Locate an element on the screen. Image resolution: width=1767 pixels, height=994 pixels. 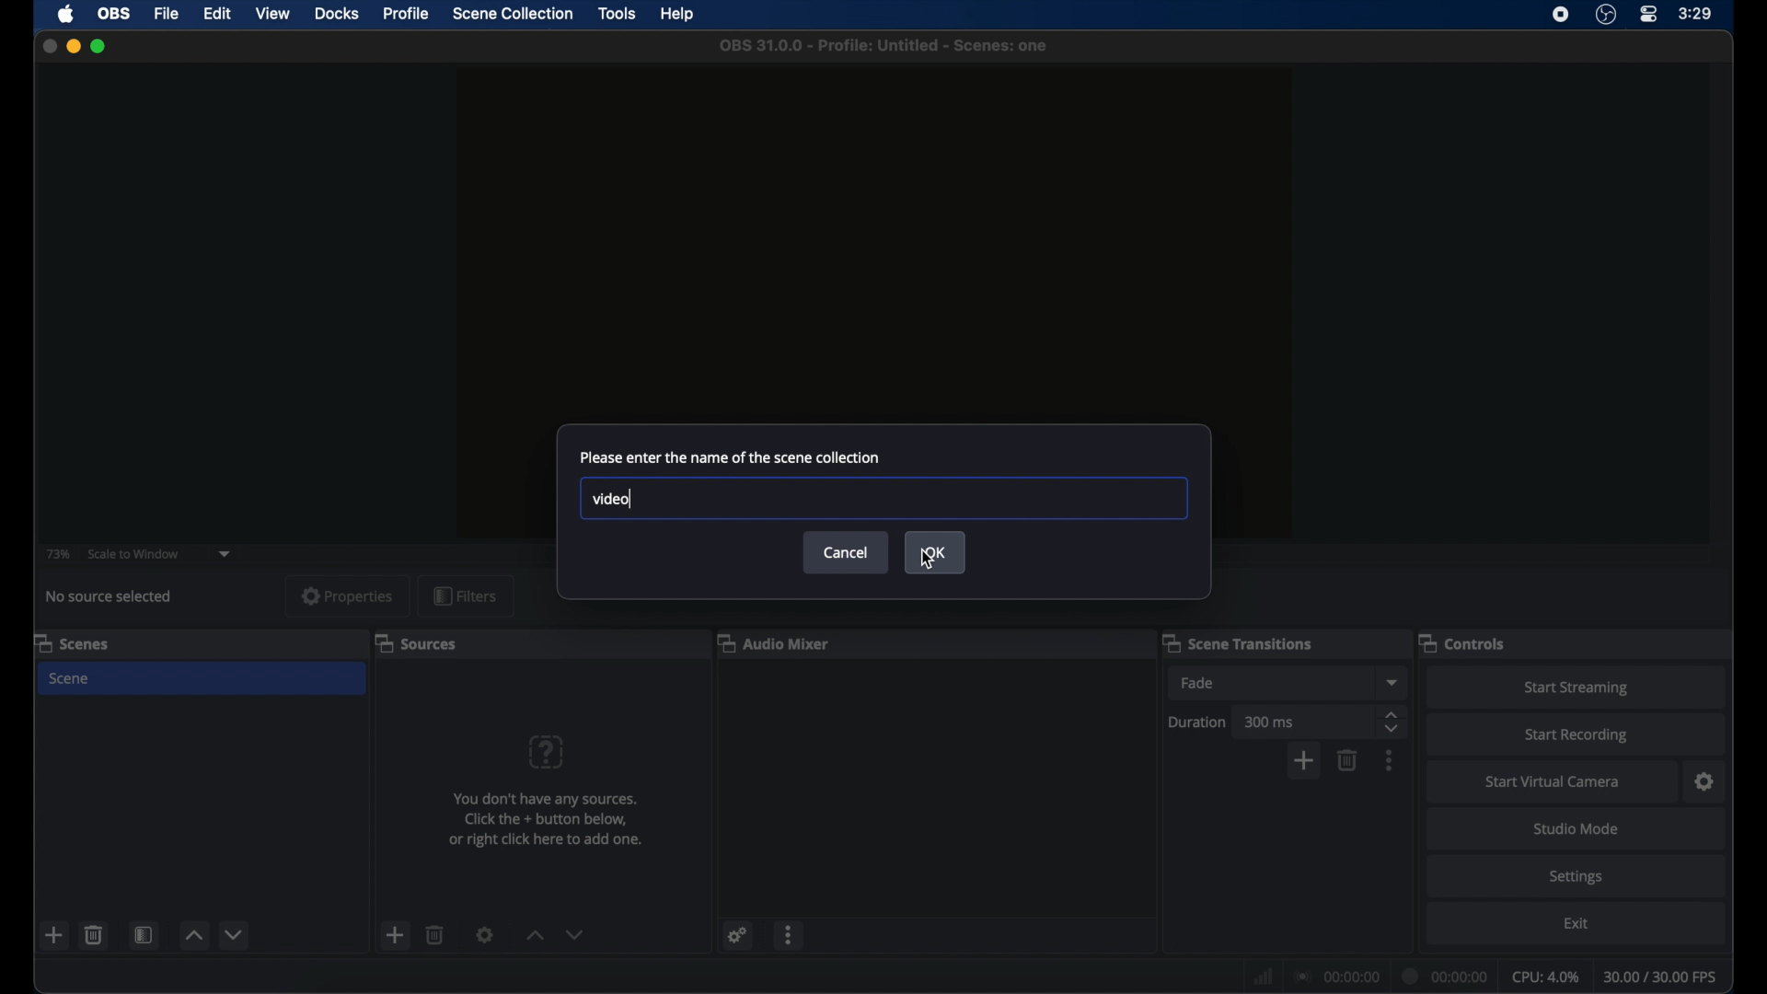
increment is located at coordinates (192, 937).